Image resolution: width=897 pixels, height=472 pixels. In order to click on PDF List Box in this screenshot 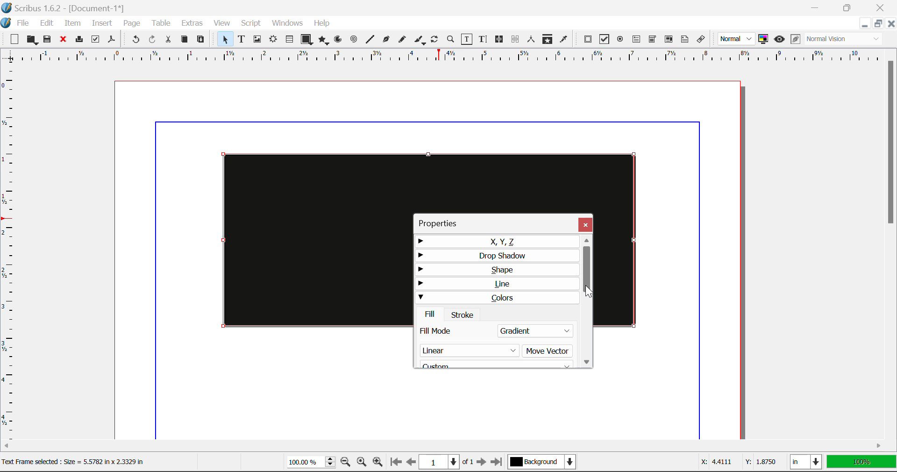, I will do `click(669, 39)`.